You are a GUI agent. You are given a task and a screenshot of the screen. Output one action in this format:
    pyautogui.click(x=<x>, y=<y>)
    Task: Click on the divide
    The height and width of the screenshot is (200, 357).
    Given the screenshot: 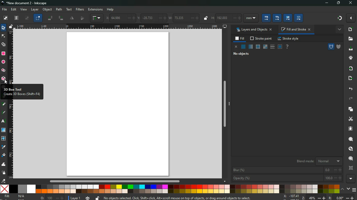 What is the action you would take?
    pyautogui.click(x=72, y=18)
    